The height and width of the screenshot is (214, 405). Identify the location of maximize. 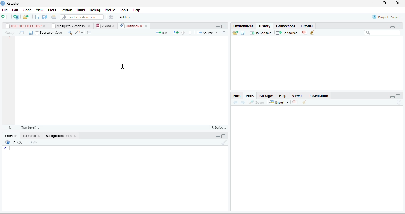
(398, 96).